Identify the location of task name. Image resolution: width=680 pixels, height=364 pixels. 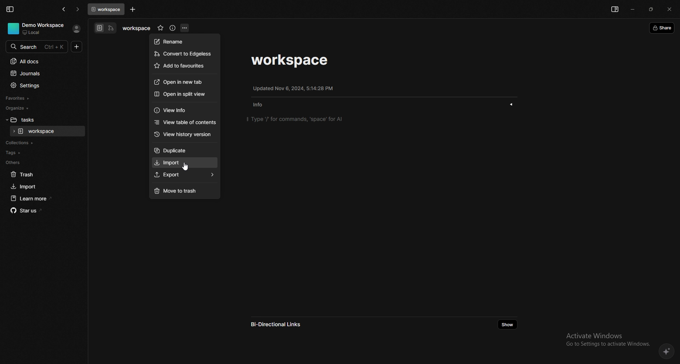
(136, 29).